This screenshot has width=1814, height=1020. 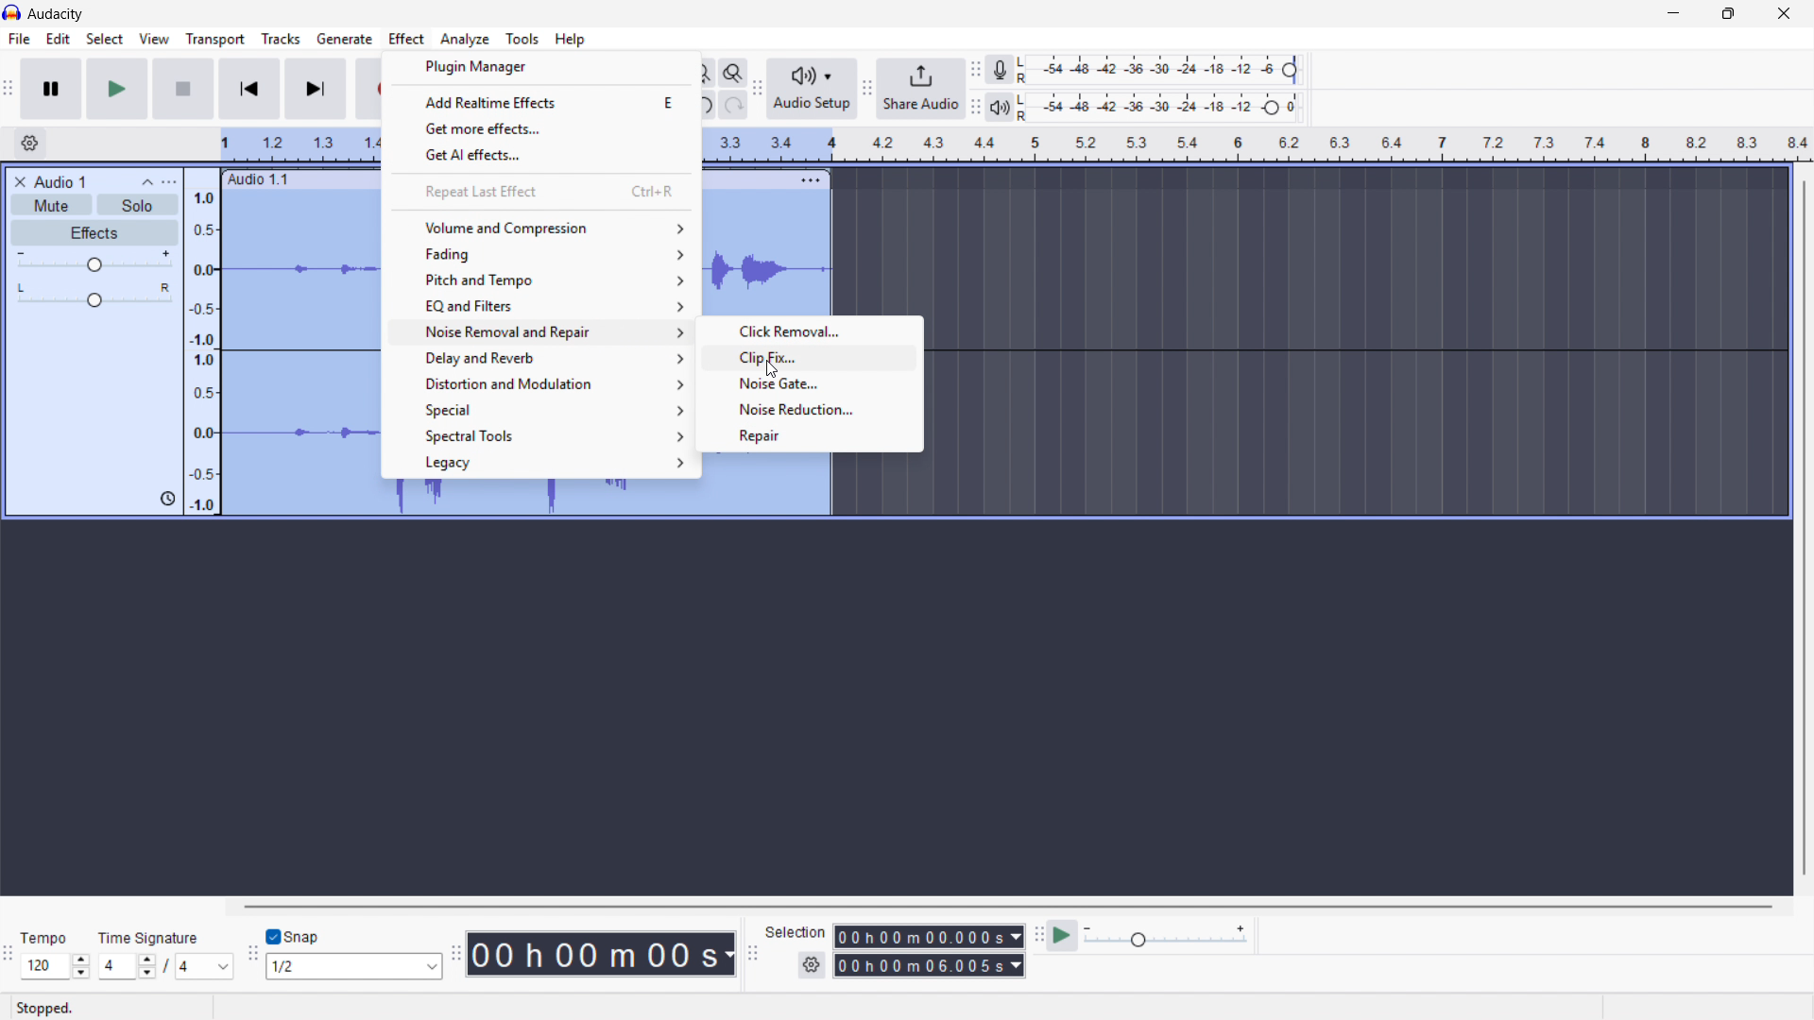 What do you see at coordinates (543, 127) in the screenshot?
I see `Get more effects ` at bounding box center [543, 127].